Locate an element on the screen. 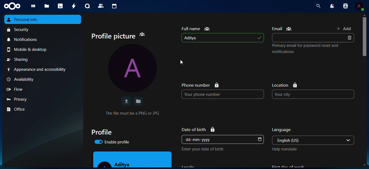  upload is located at coordinates (126, 101).